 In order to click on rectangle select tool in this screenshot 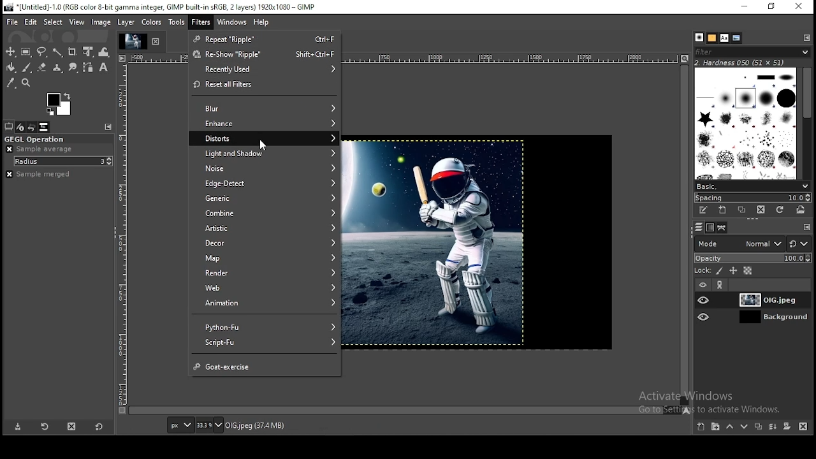, I will do `click(27, 52)`.